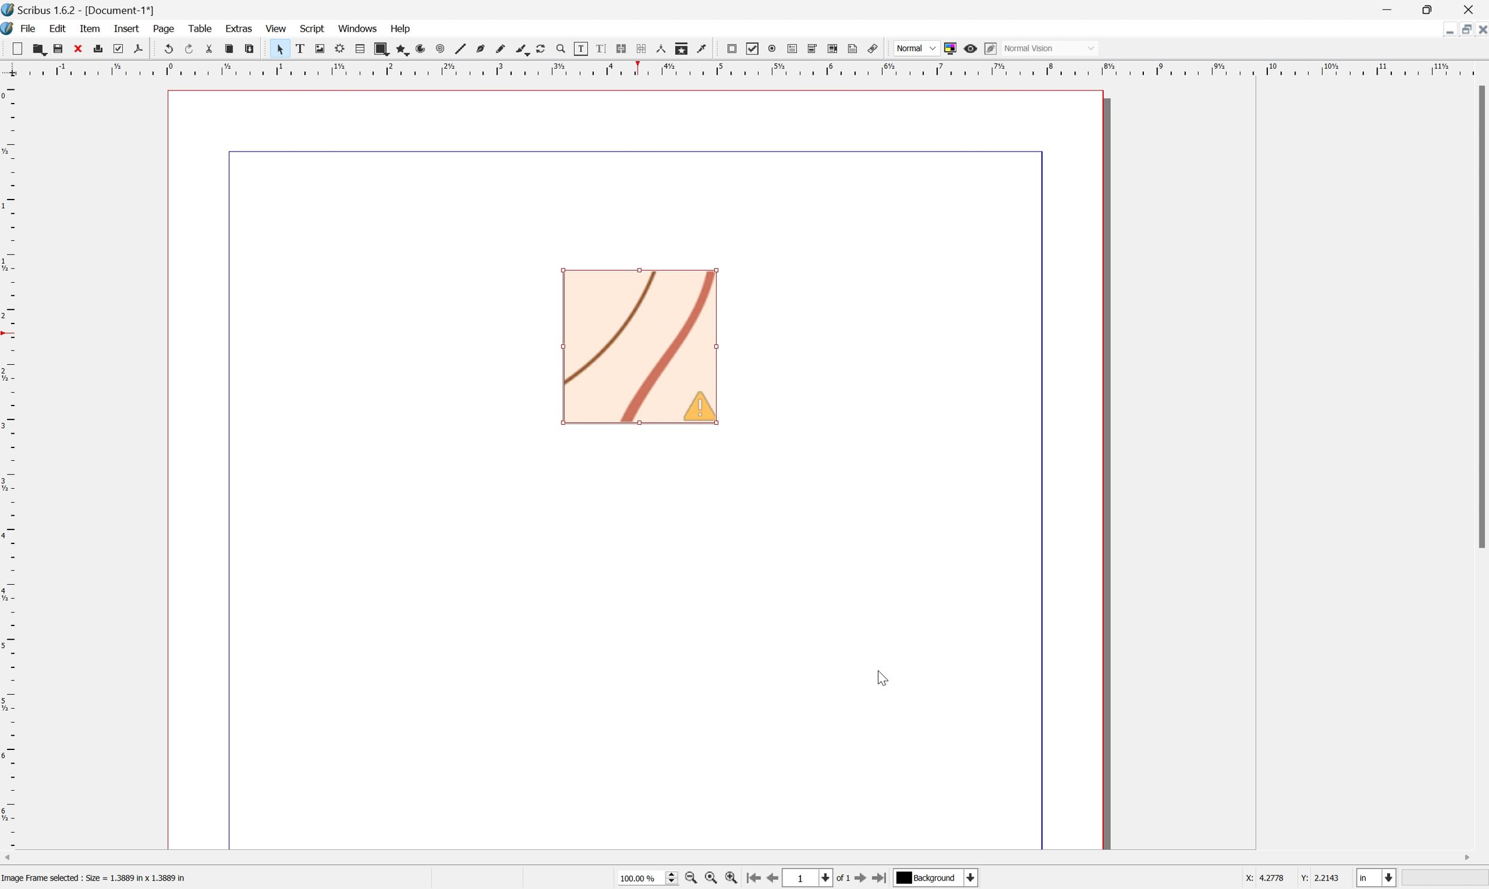 The width and height of the screenshot is (1489, 889). What do you see at coordinates (101, 49) in the screenshot?
I see `Print` at bounding box center [101, 49].